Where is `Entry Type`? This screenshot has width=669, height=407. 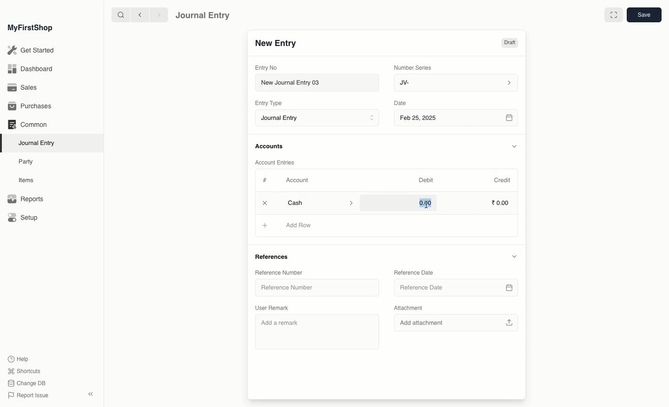 Entry Type is located at coordinates (271, 103).